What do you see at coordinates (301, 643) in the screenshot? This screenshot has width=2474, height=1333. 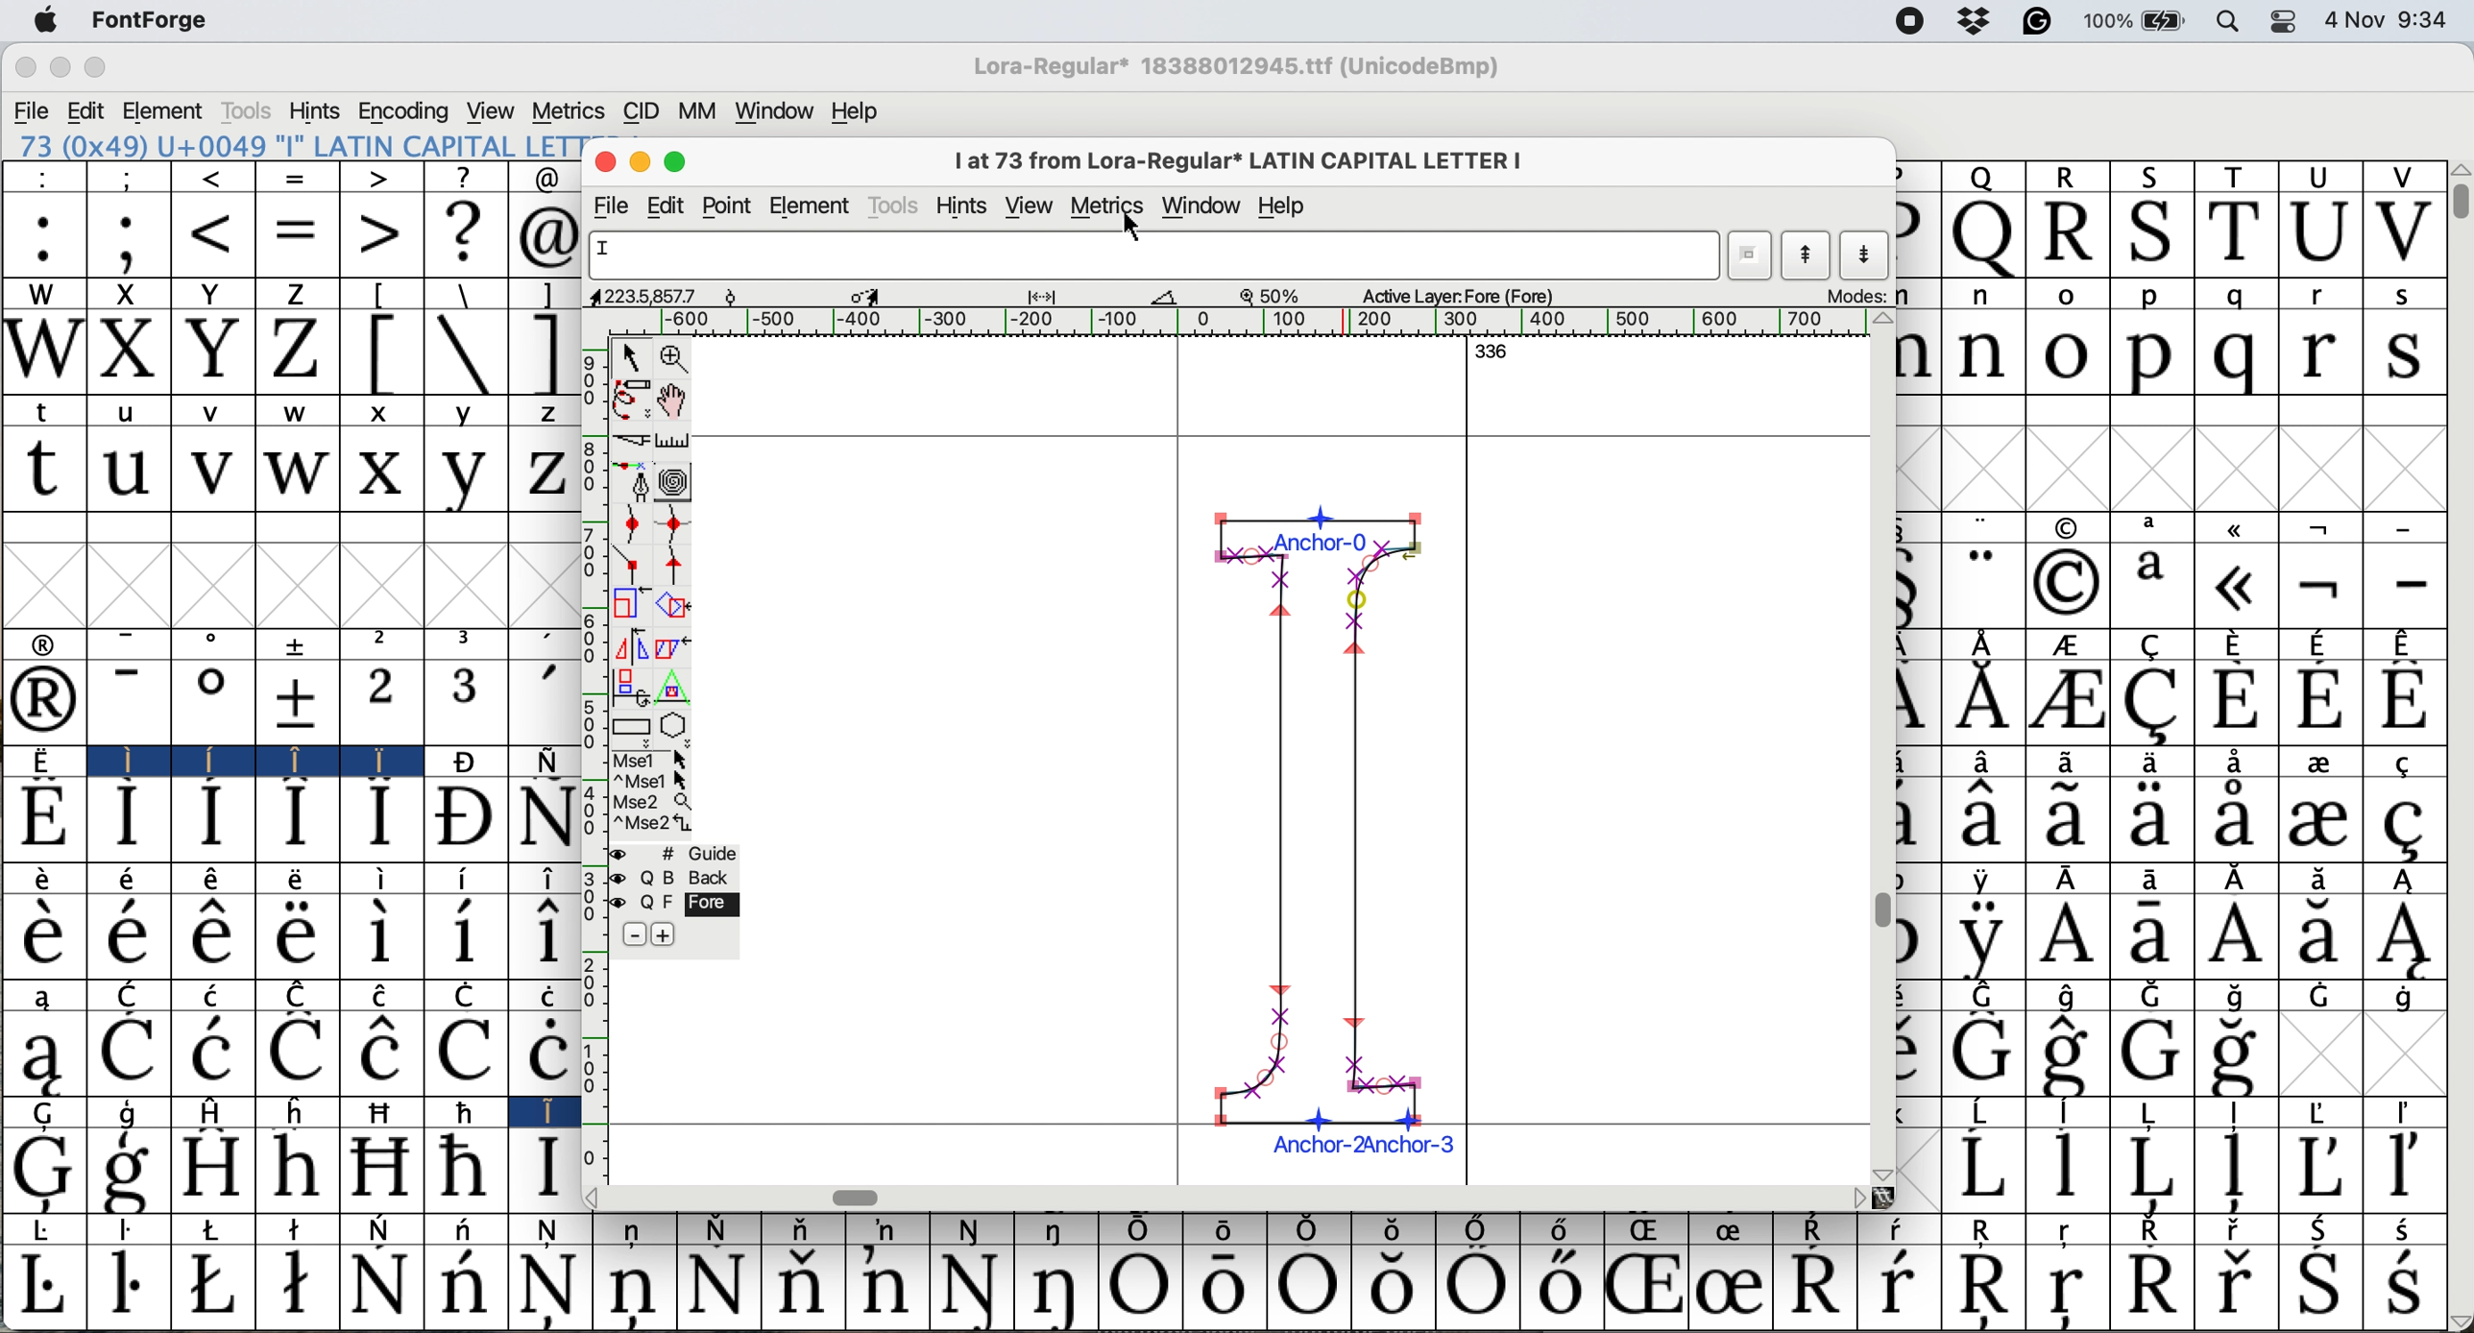 I see `symbol` at bounding box center [301, 643].